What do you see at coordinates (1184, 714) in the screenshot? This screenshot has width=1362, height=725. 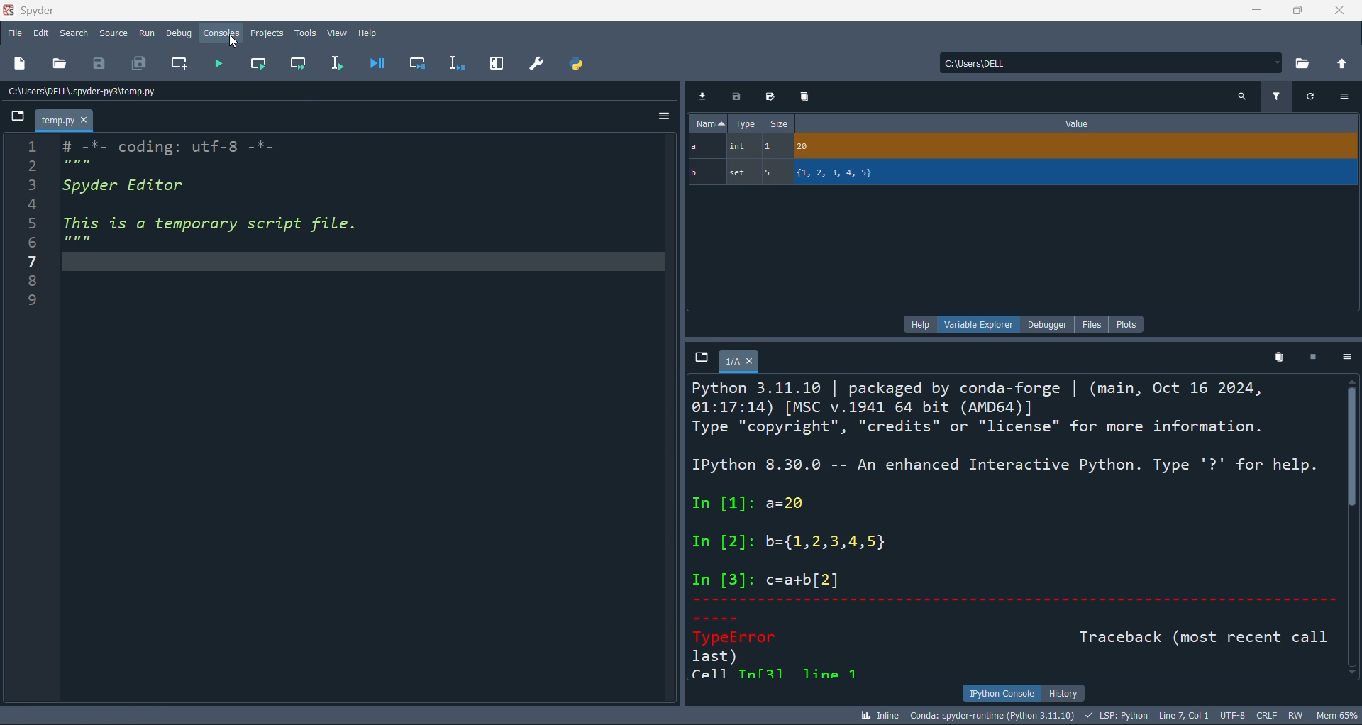 I see `LINE 7, COL 1` at bounding box center [1184, 714].